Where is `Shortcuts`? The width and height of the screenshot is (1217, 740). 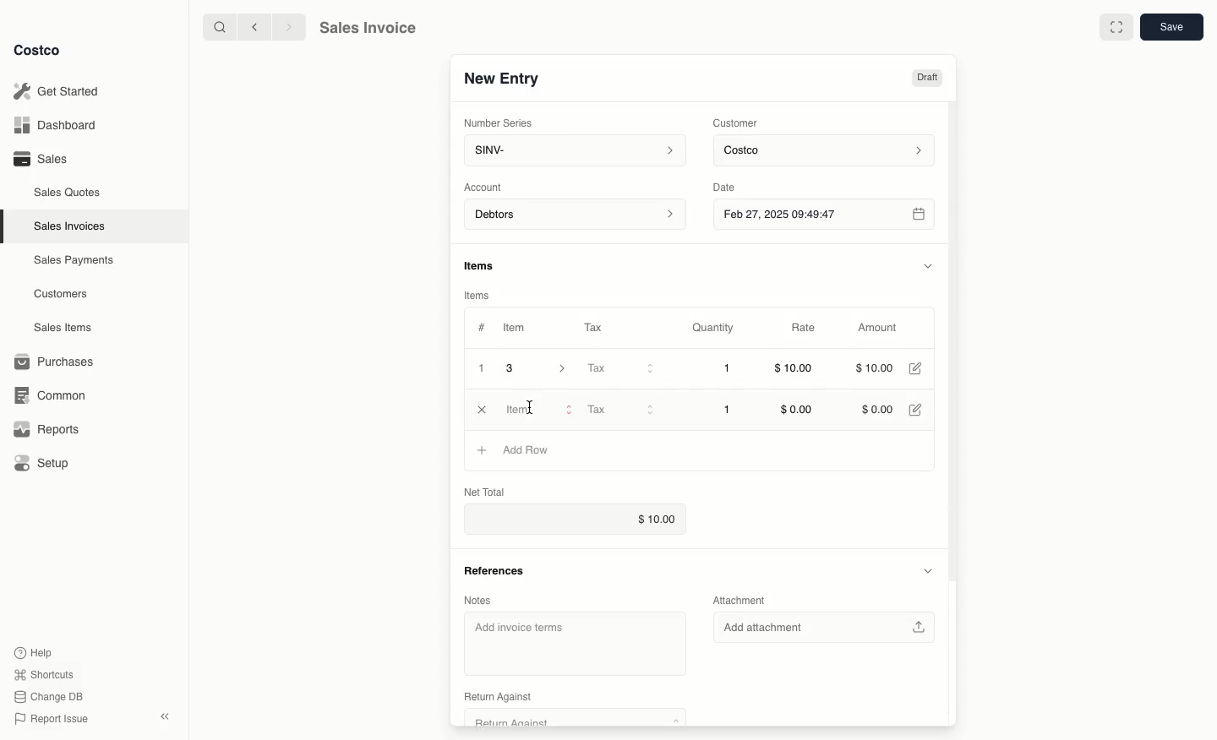
Shortcuts is located at coordinates (43, 673).